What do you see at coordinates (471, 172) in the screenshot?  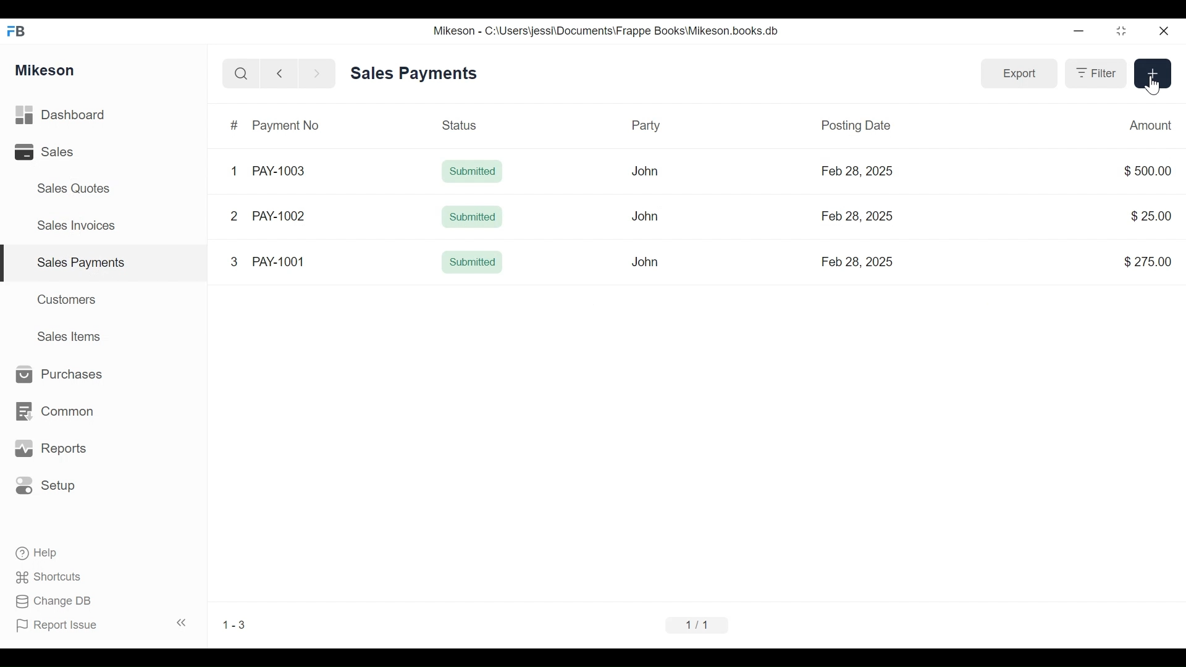 I see `Submitted` at bounding box center [471, 172].